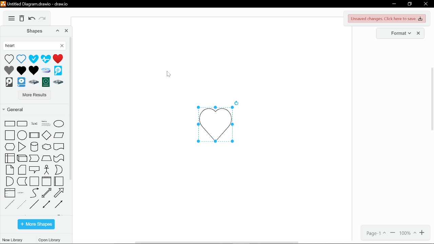  I want to click on cylinder, so click(34, 147).